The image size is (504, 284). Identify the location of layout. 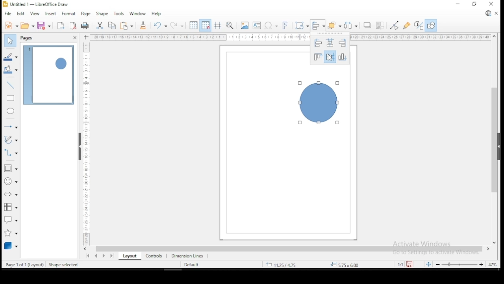
(128, 256).